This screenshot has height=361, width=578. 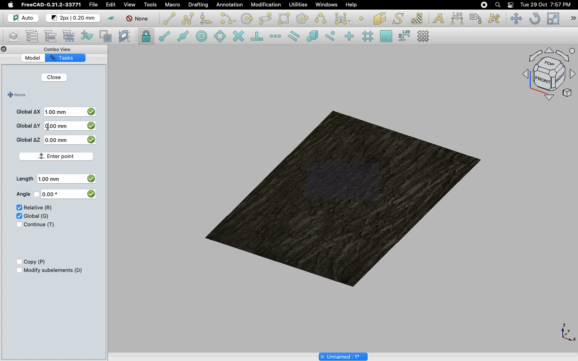 I want to click on Utilities, so click(x=298, y=5).